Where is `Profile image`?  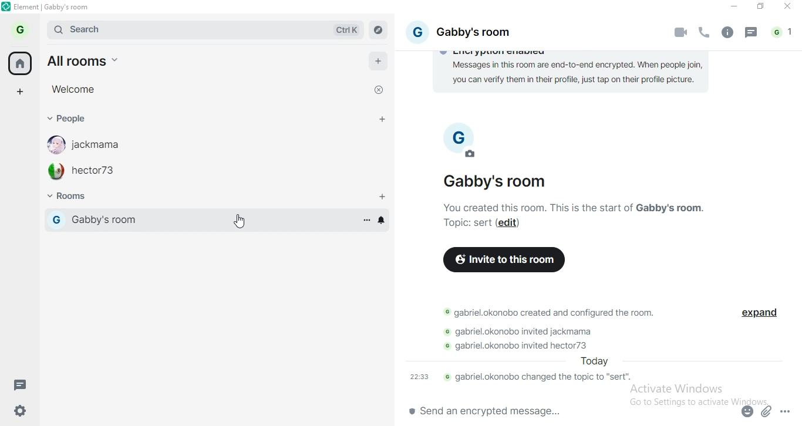
Profile image is located at coordinates (55, 171).